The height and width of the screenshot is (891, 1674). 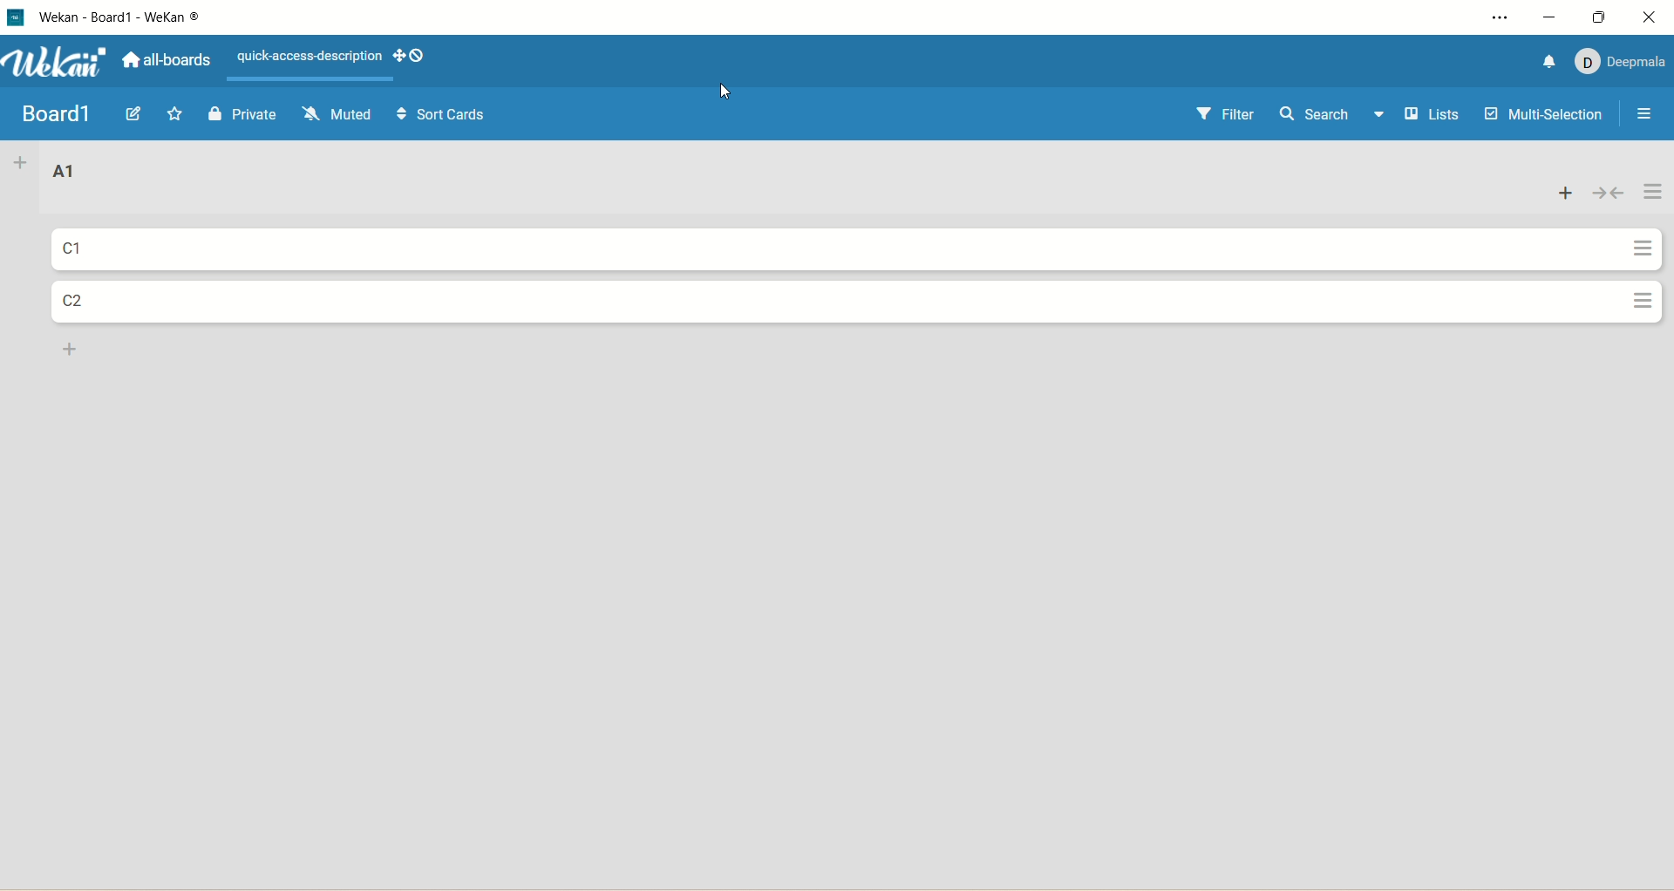 I want to click on title, so click(x=51, y=117).